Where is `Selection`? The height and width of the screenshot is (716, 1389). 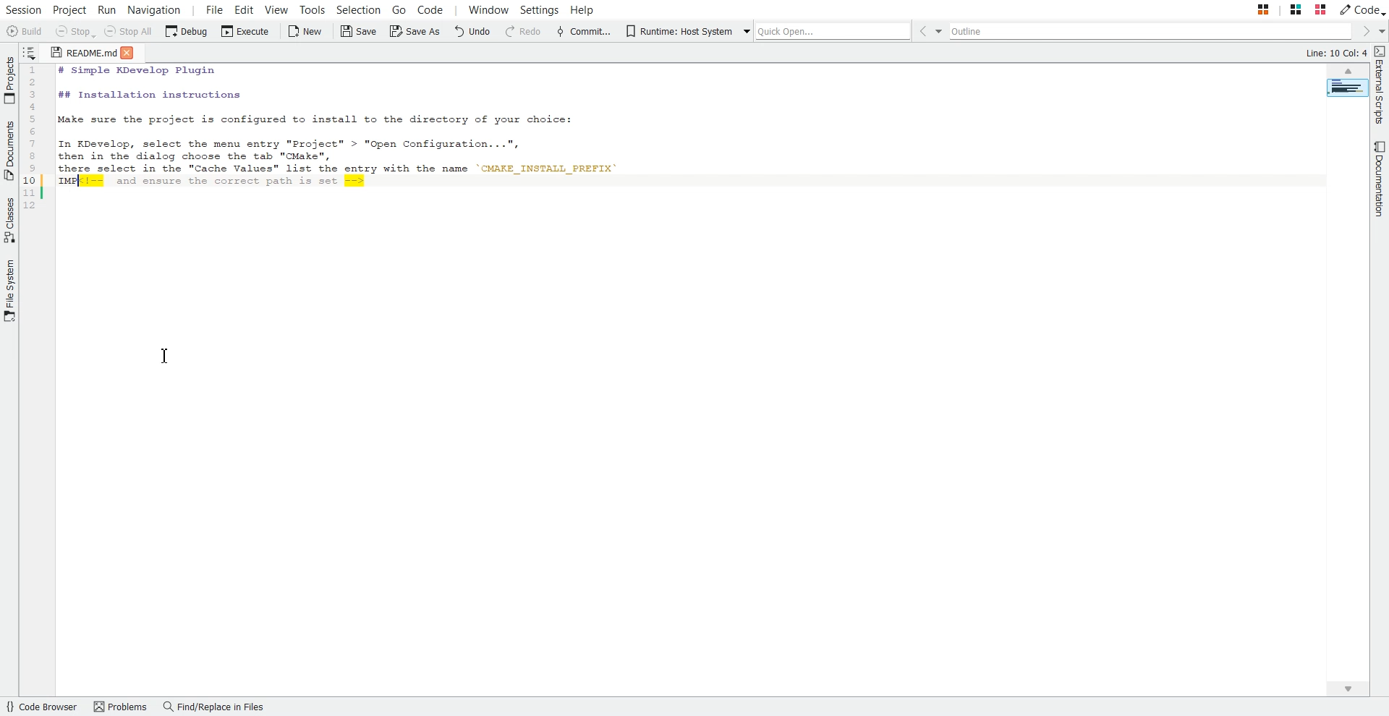 Selection is located at coordinates (360, 9).